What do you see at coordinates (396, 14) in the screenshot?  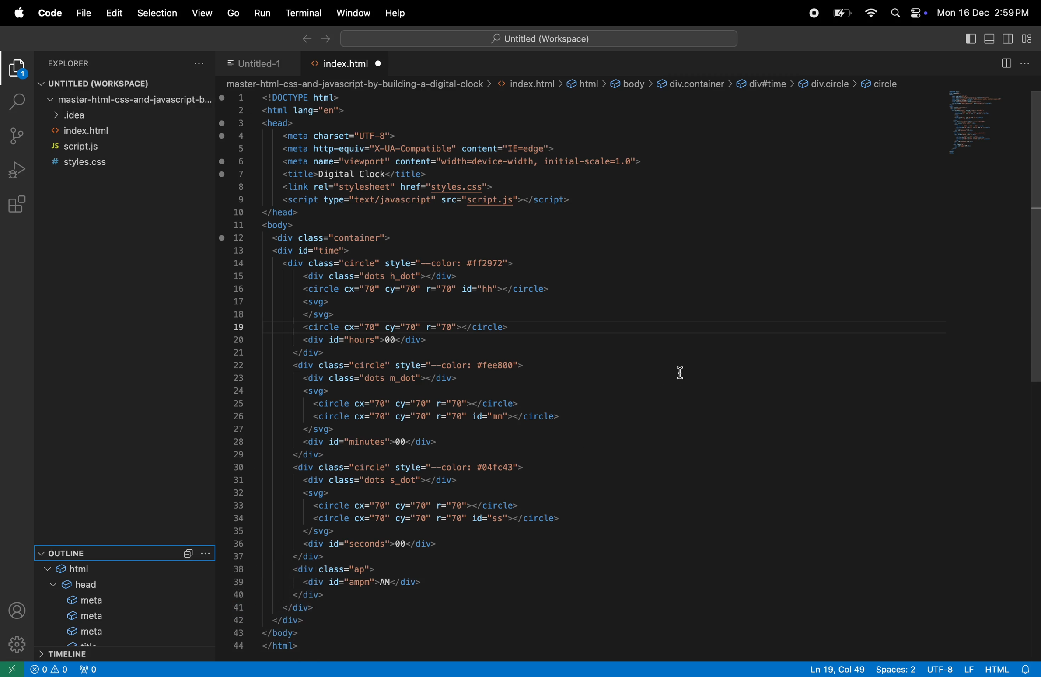 I see `help` at bounding box center [396, 14].